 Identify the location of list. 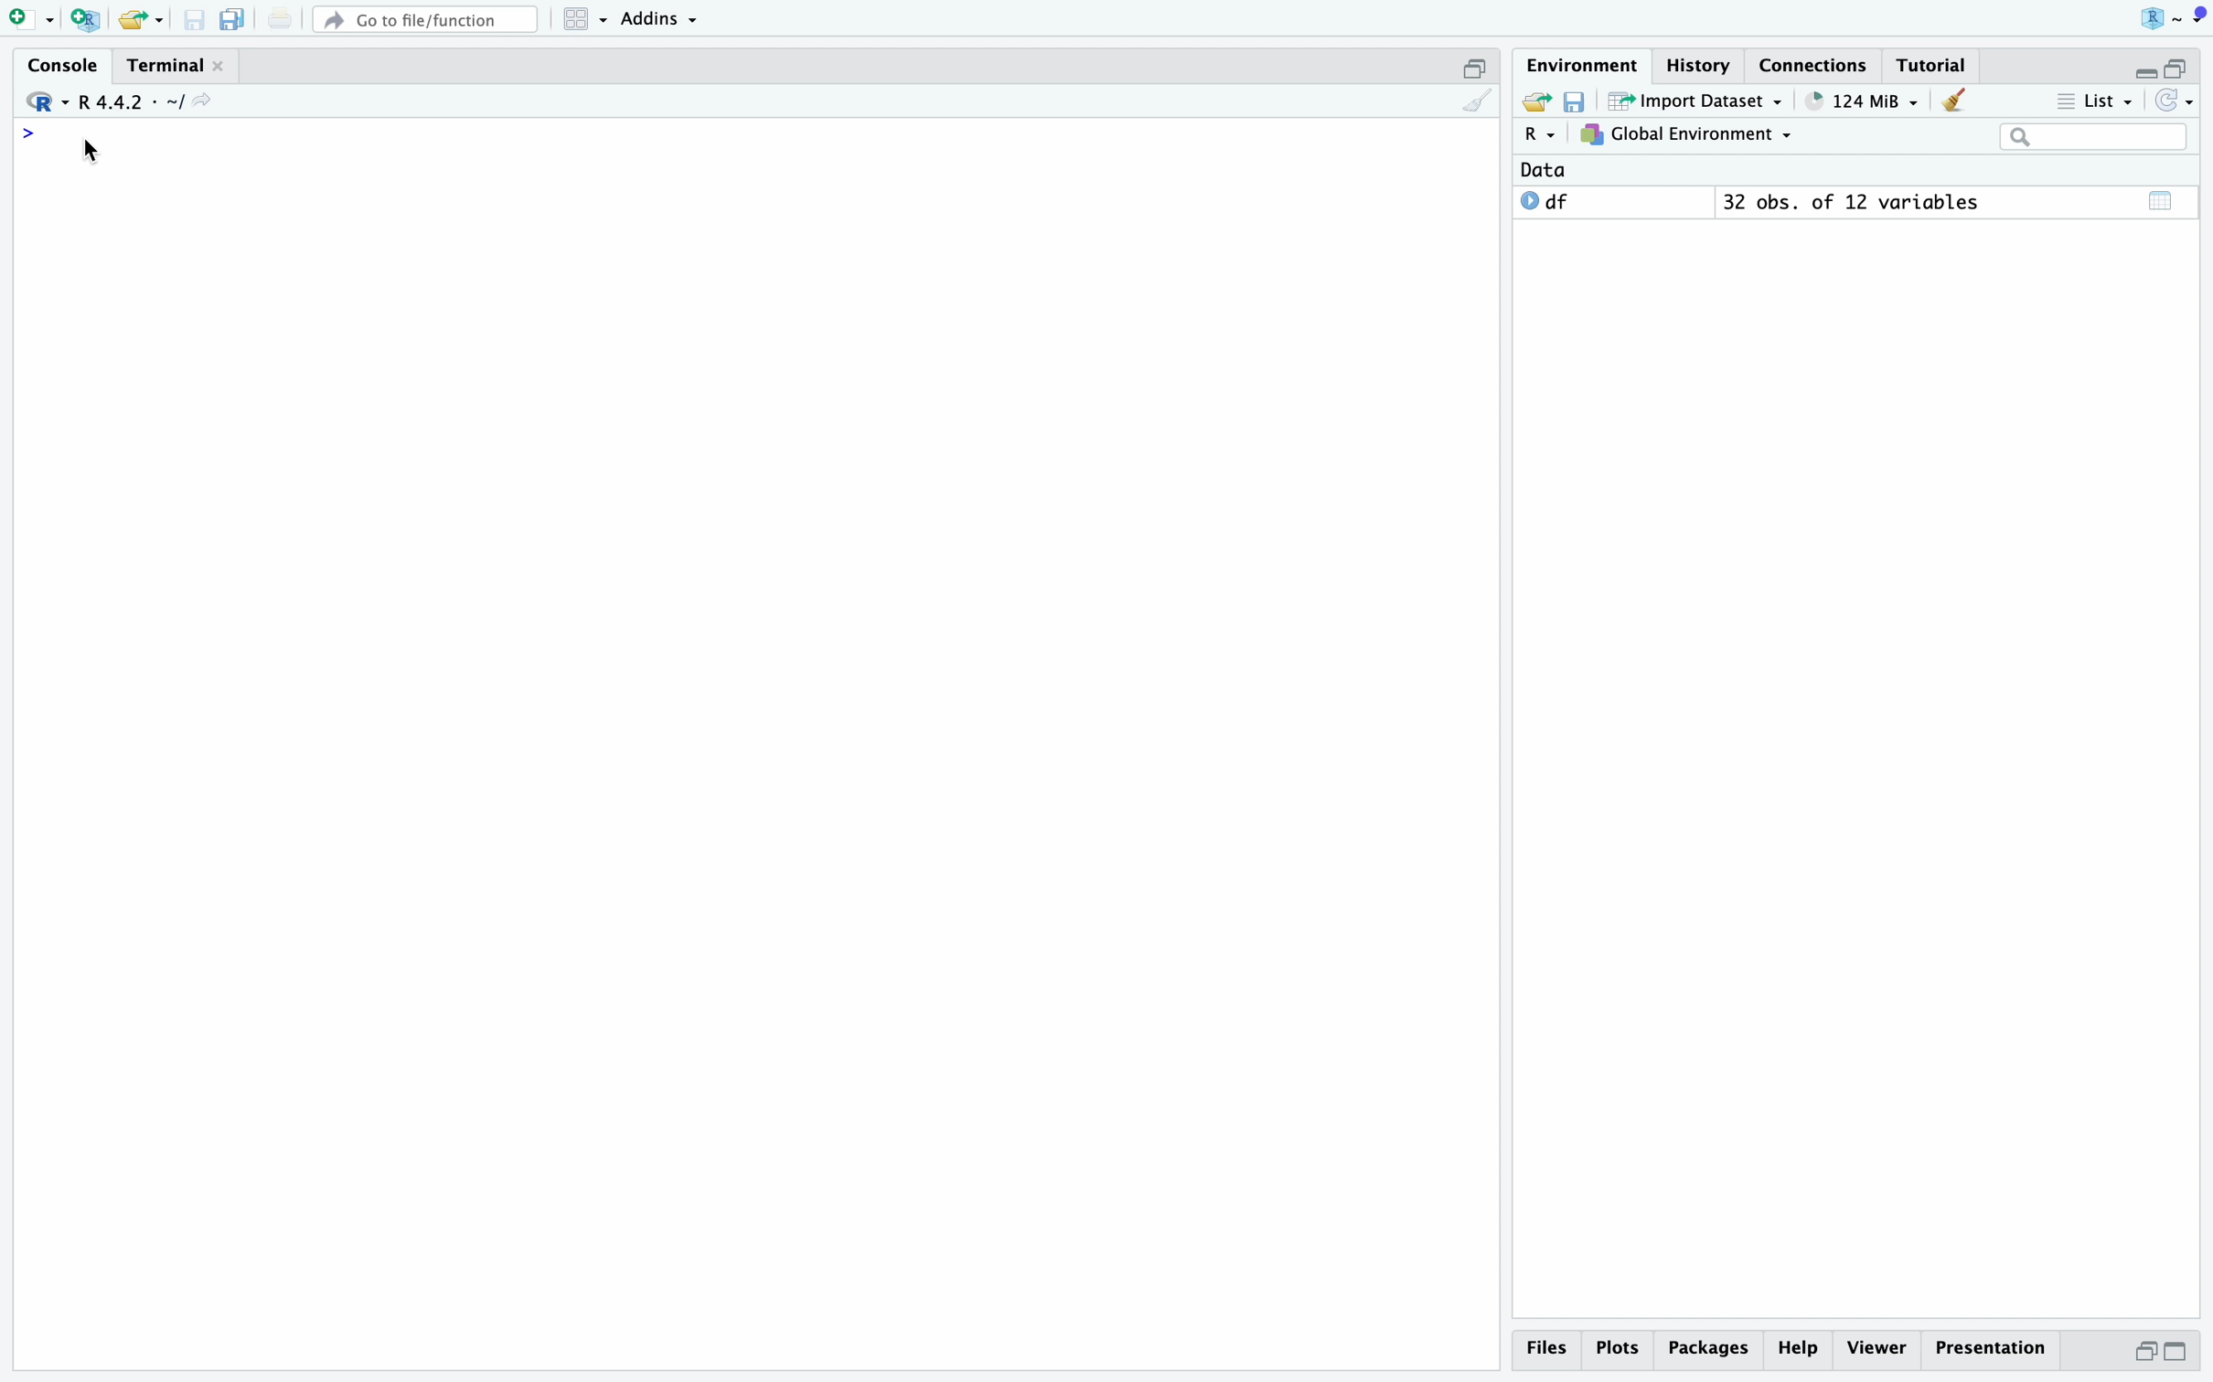
(2096, 101).